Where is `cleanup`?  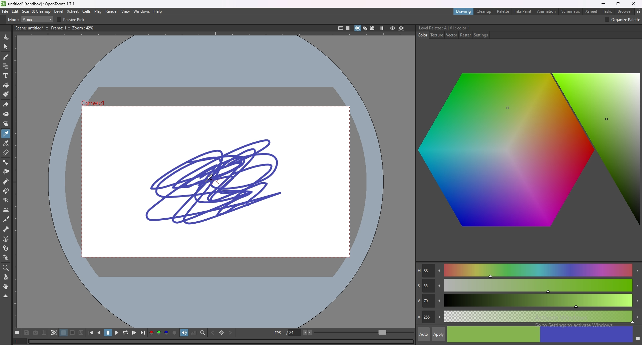
cleanup is located at coordinates (485, 12).